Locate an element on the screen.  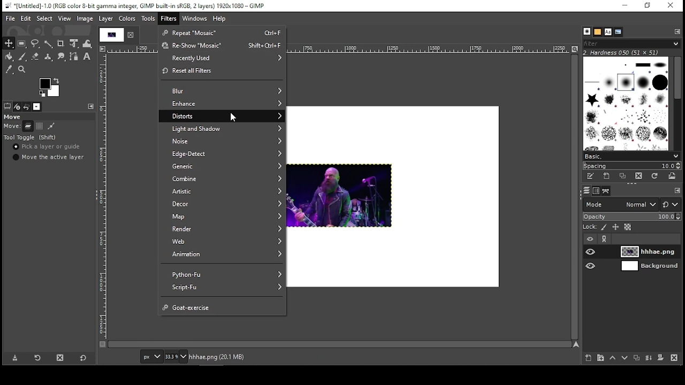
paint bucket tool is located at coordinates (10, 57).